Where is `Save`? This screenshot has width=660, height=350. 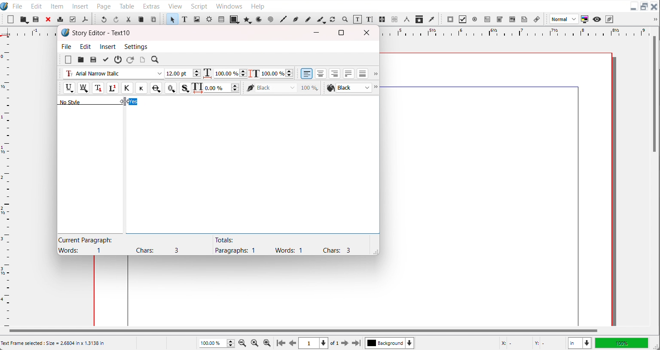 Save is located at coordinates (93, 60).